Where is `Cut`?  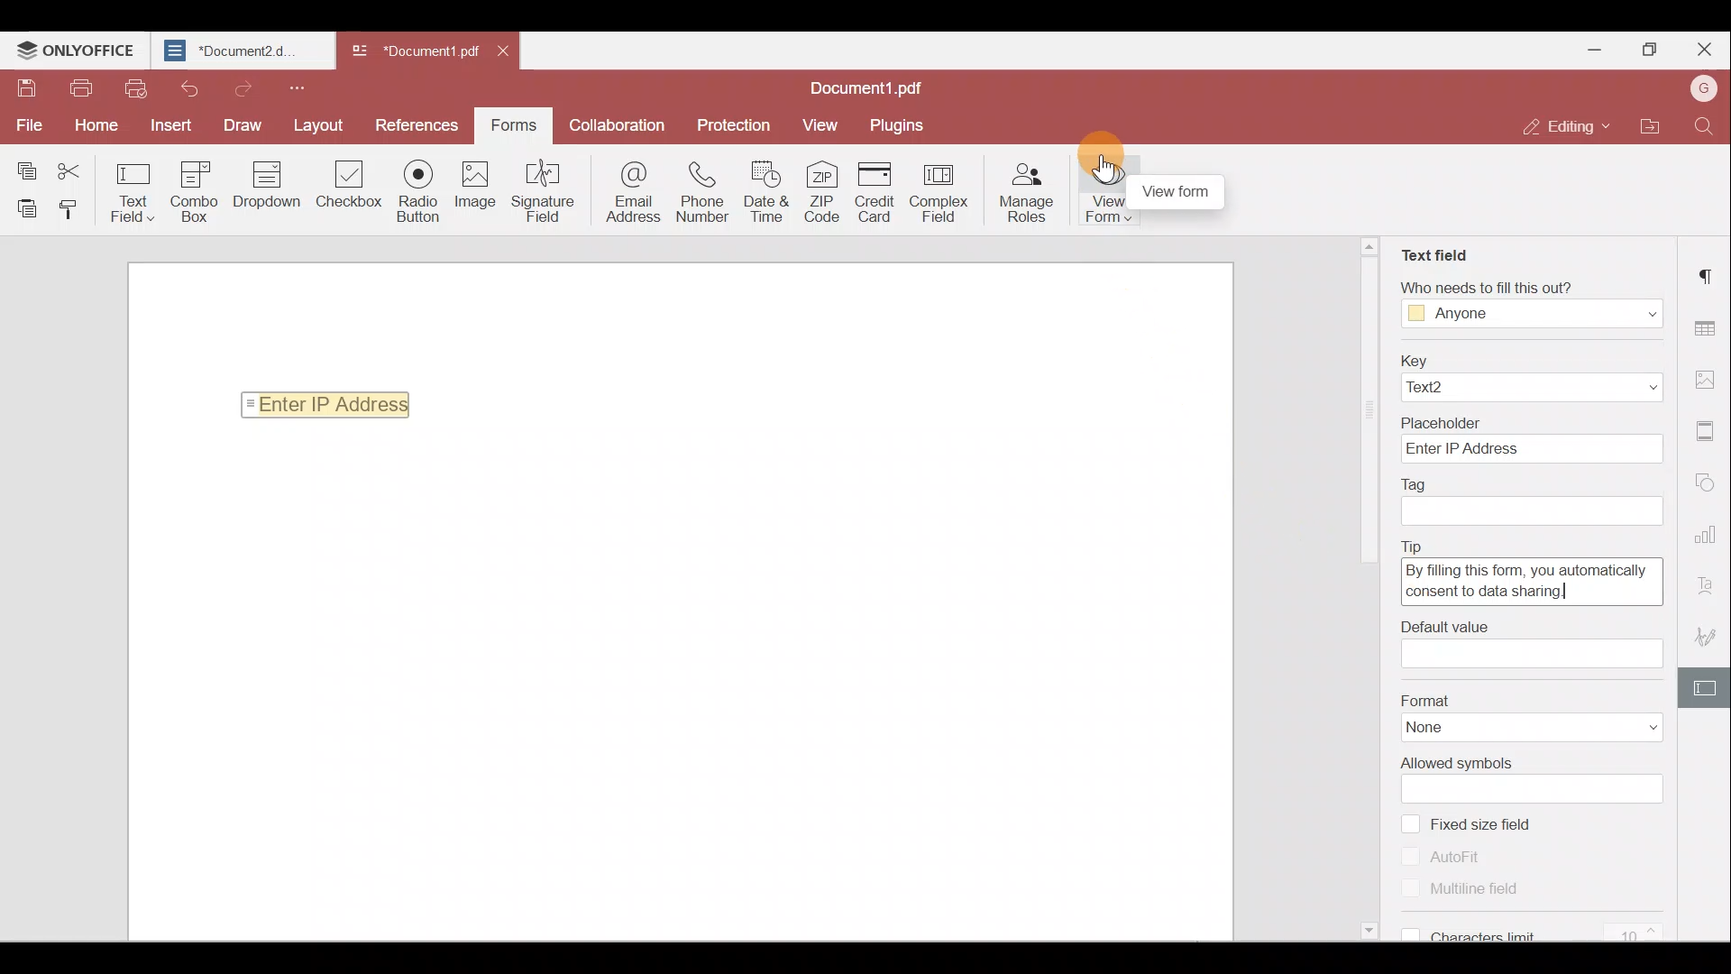
Cut is located at coordinates (76, 166).